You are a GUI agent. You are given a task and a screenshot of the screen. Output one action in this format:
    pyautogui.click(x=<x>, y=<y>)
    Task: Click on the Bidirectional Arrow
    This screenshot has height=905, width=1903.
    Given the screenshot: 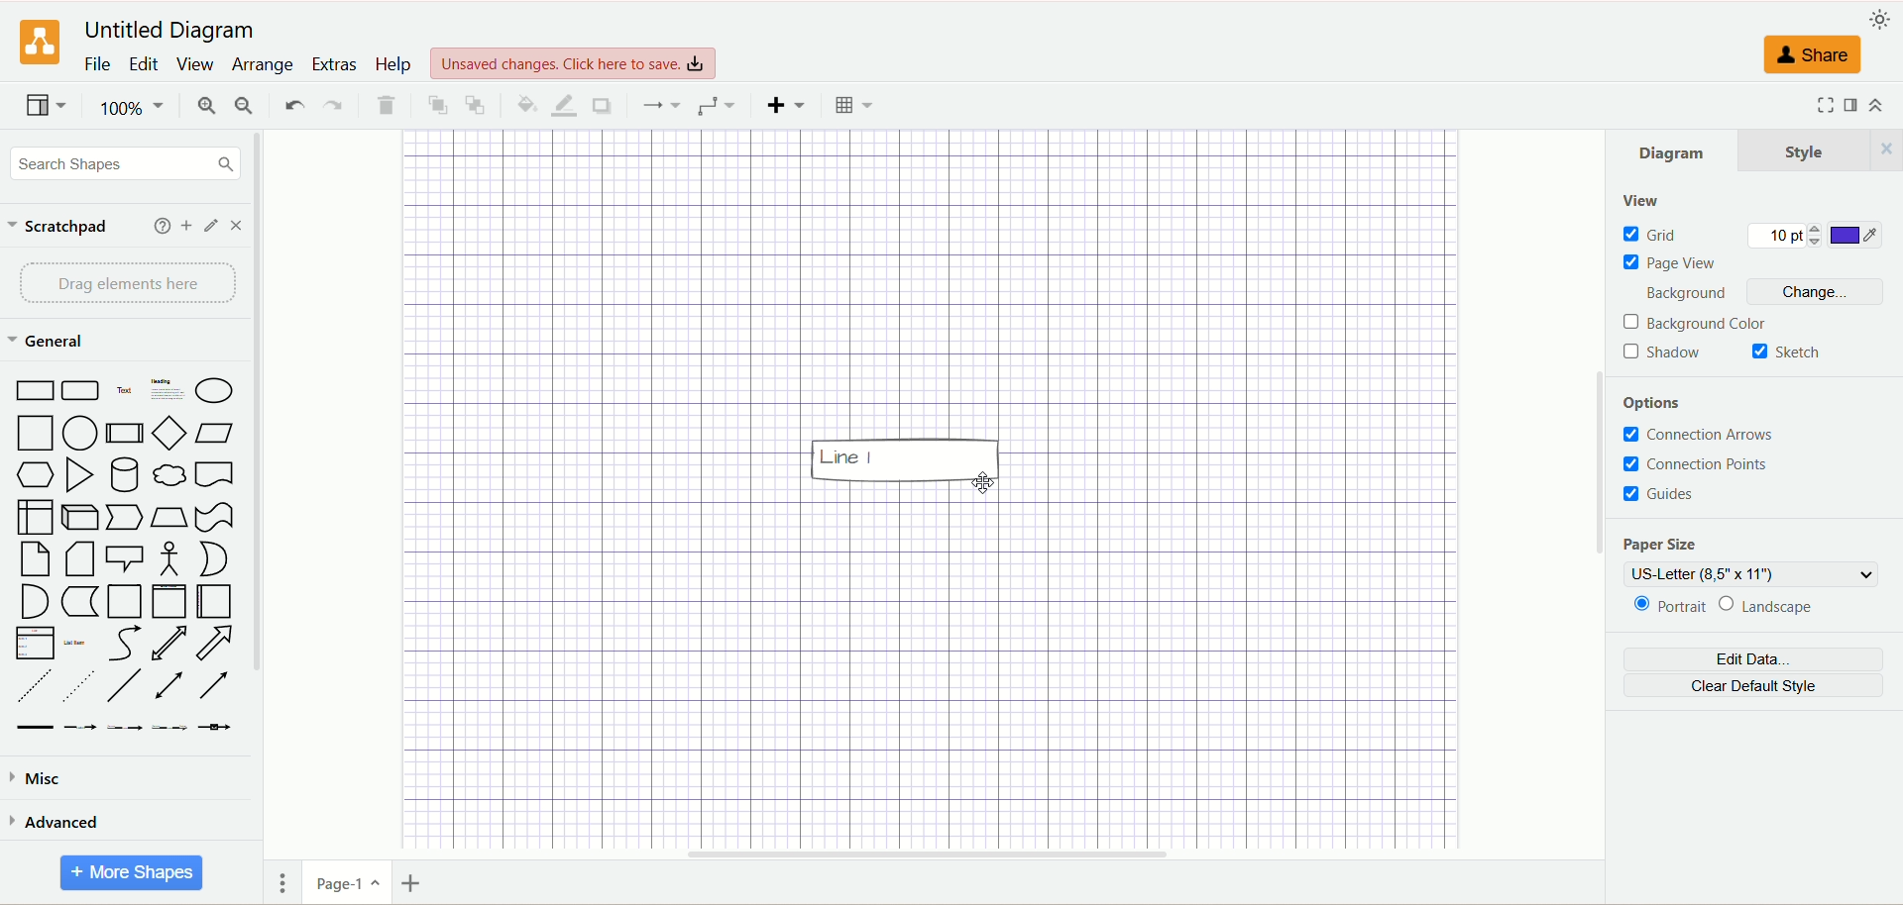 What is the action you would take?
    pyautogui.click(x=169, y=645)
    